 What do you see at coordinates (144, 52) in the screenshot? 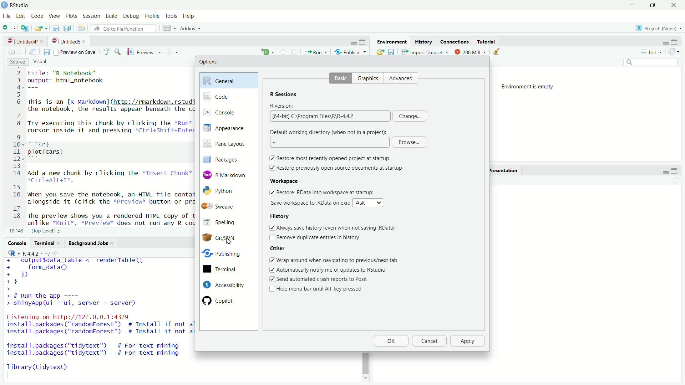
I see `Preview` at bounding box center [144, 52].